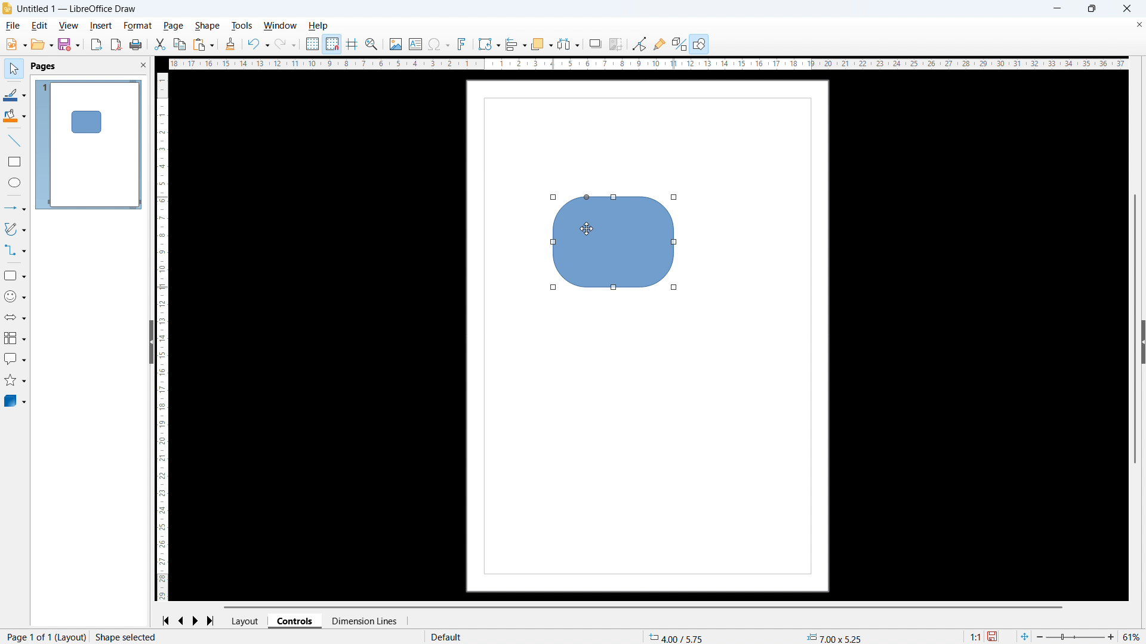  I want to click on 61%, so click(1132, 637).